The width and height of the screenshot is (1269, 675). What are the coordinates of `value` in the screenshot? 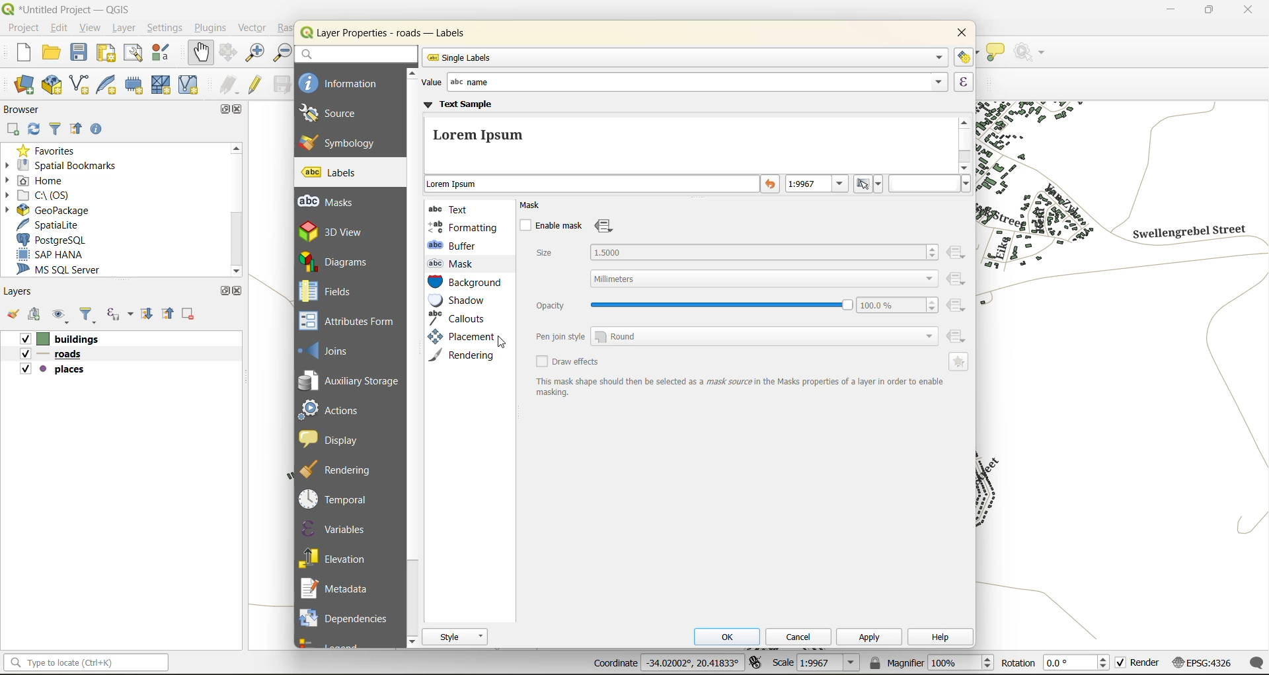 It's located at (681, 83).